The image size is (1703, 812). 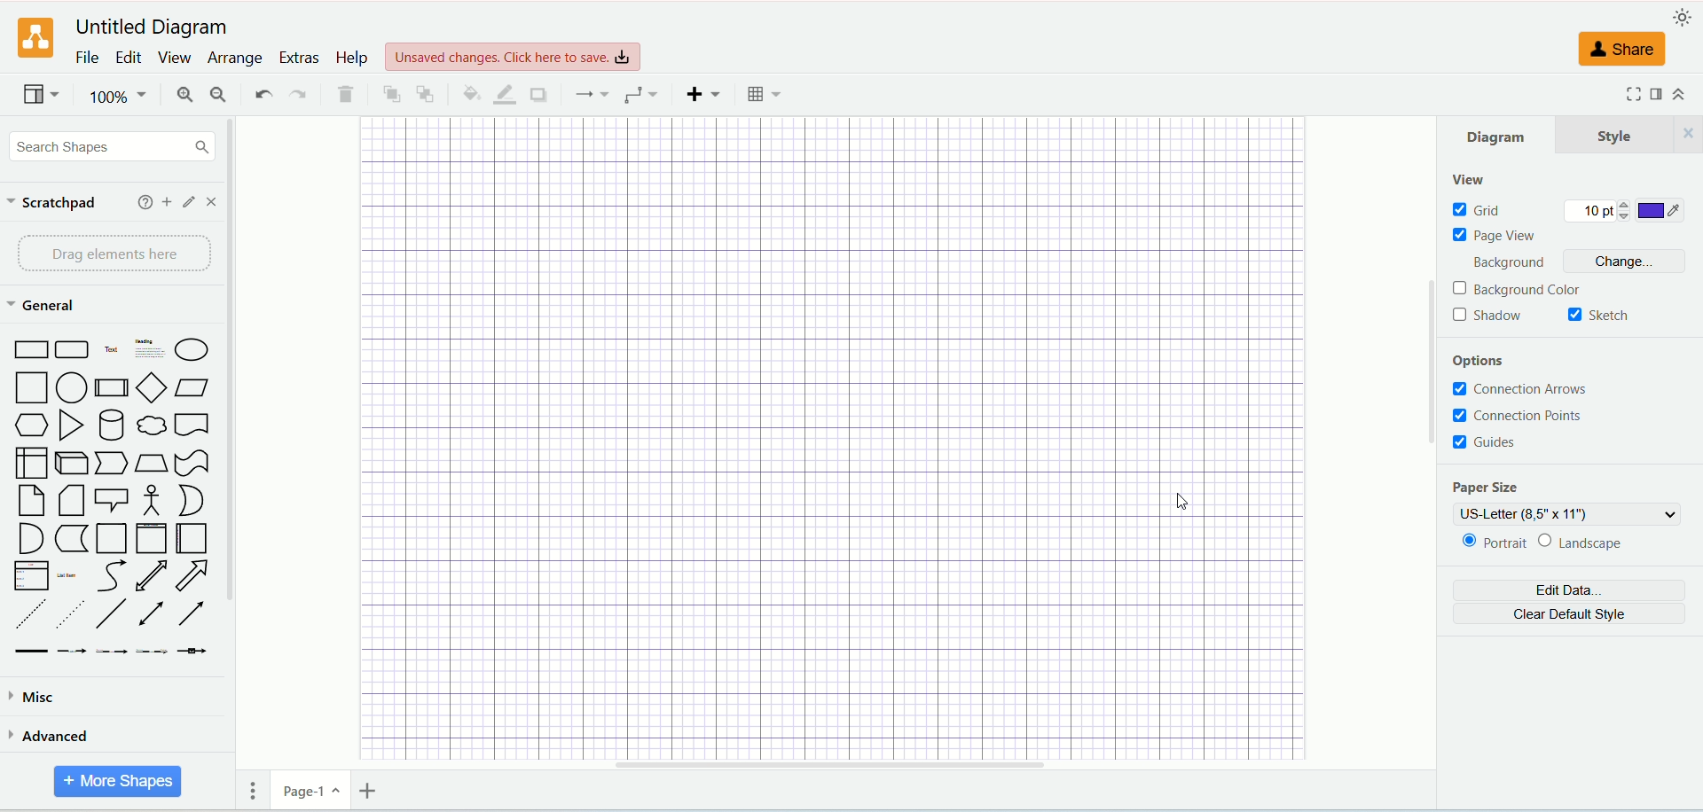 I want to click on appearance, so click(x=1686, y=17).